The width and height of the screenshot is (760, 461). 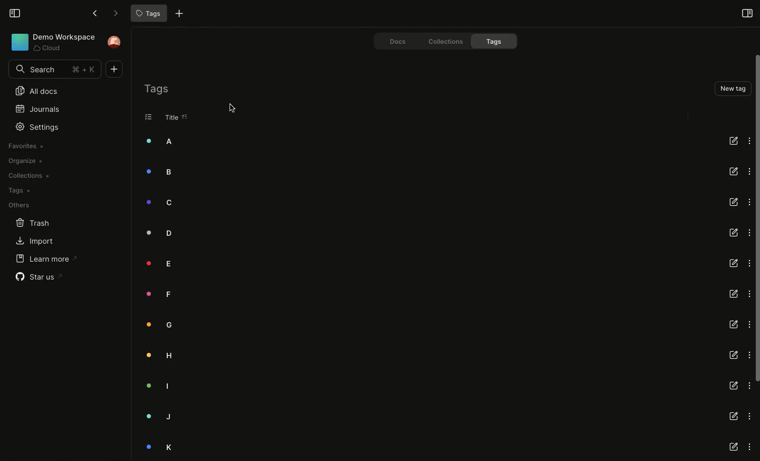 I want to click on Options, so click(x=748, y=201).